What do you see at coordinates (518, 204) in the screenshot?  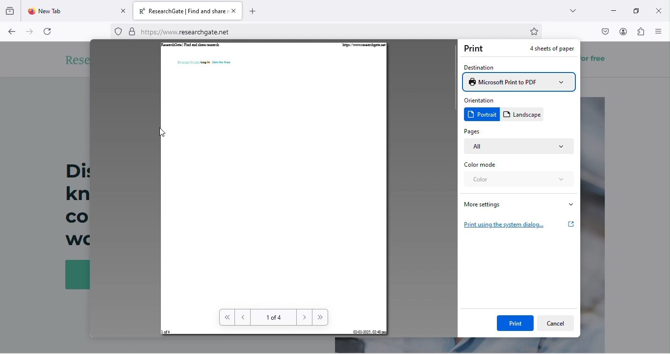 I see `more settings` at bounding box center [518, 204].